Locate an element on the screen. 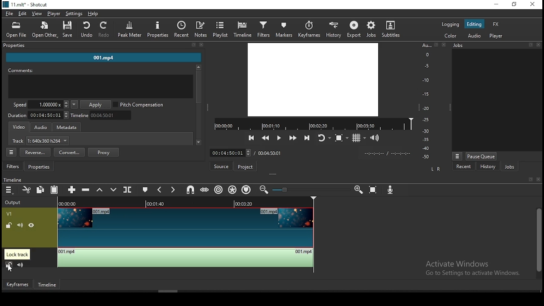 This screenshot has height=306, width=544. scrub while dragging is located at coordinates (204, 190).